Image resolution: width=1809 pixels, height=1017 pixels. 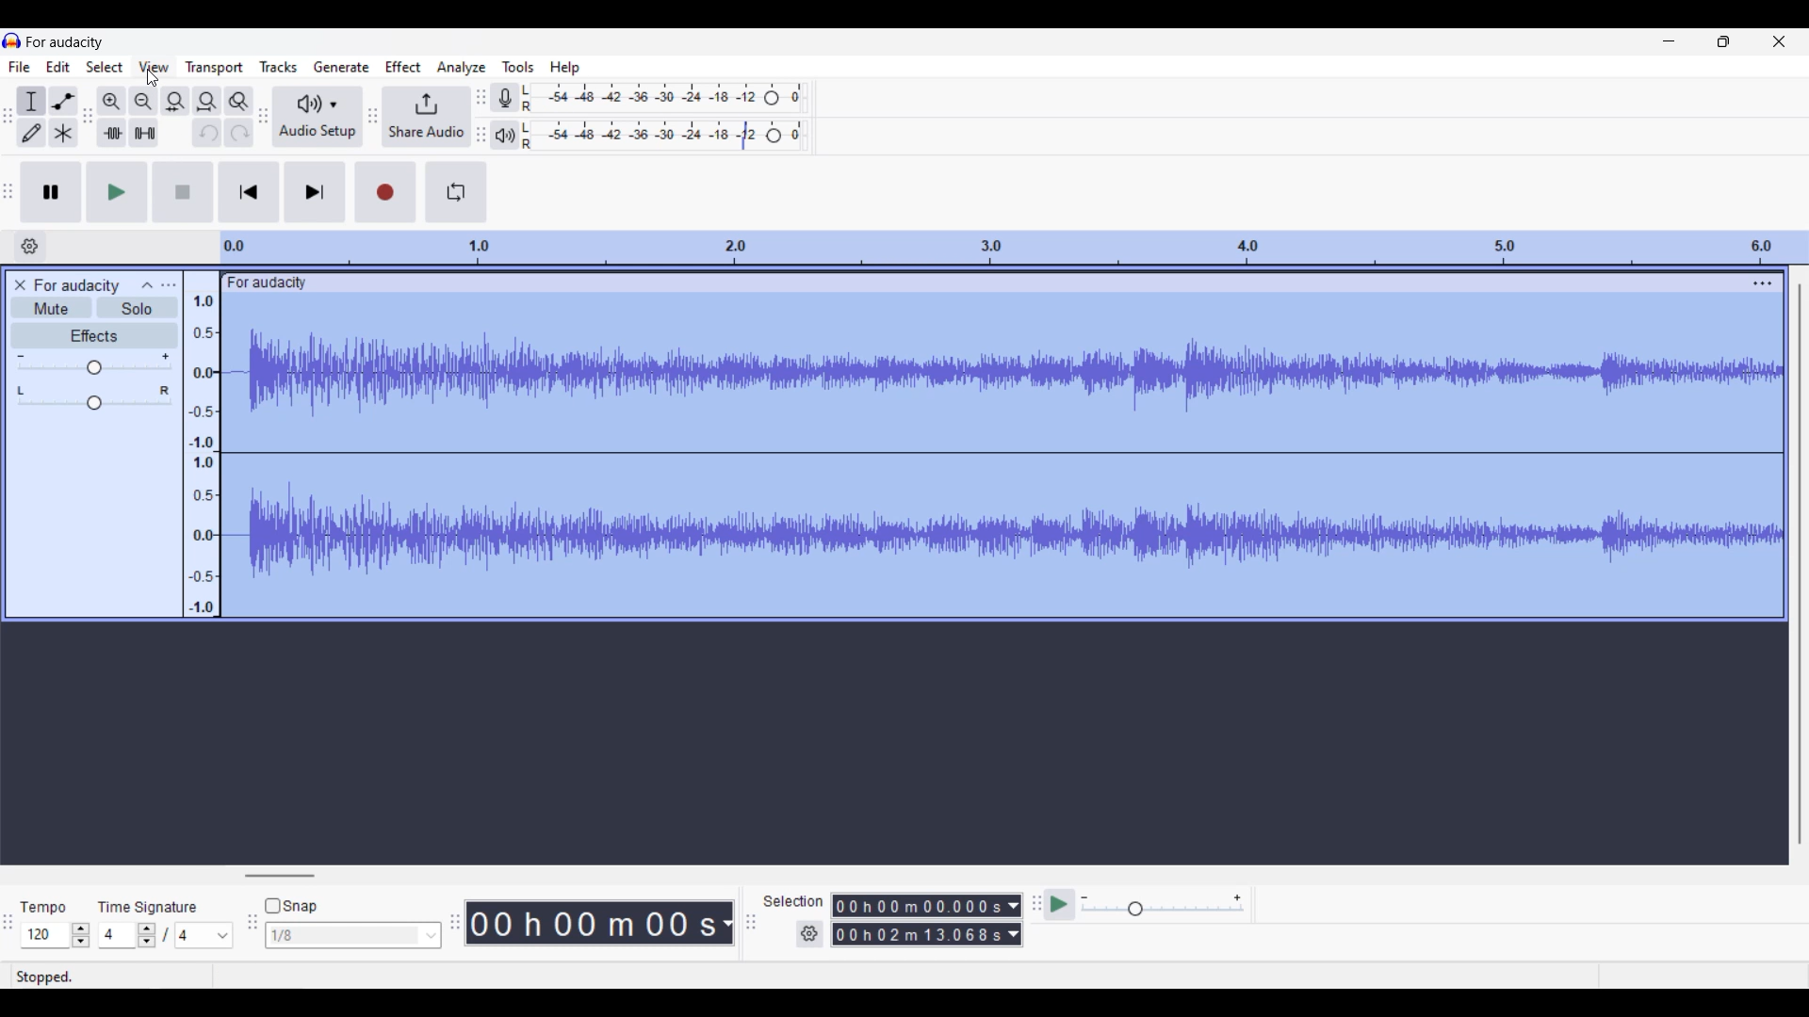 What do you see at coordinates (106, 67) in the screenshot?
I see `Select menu` at bounding box center [106, 67].